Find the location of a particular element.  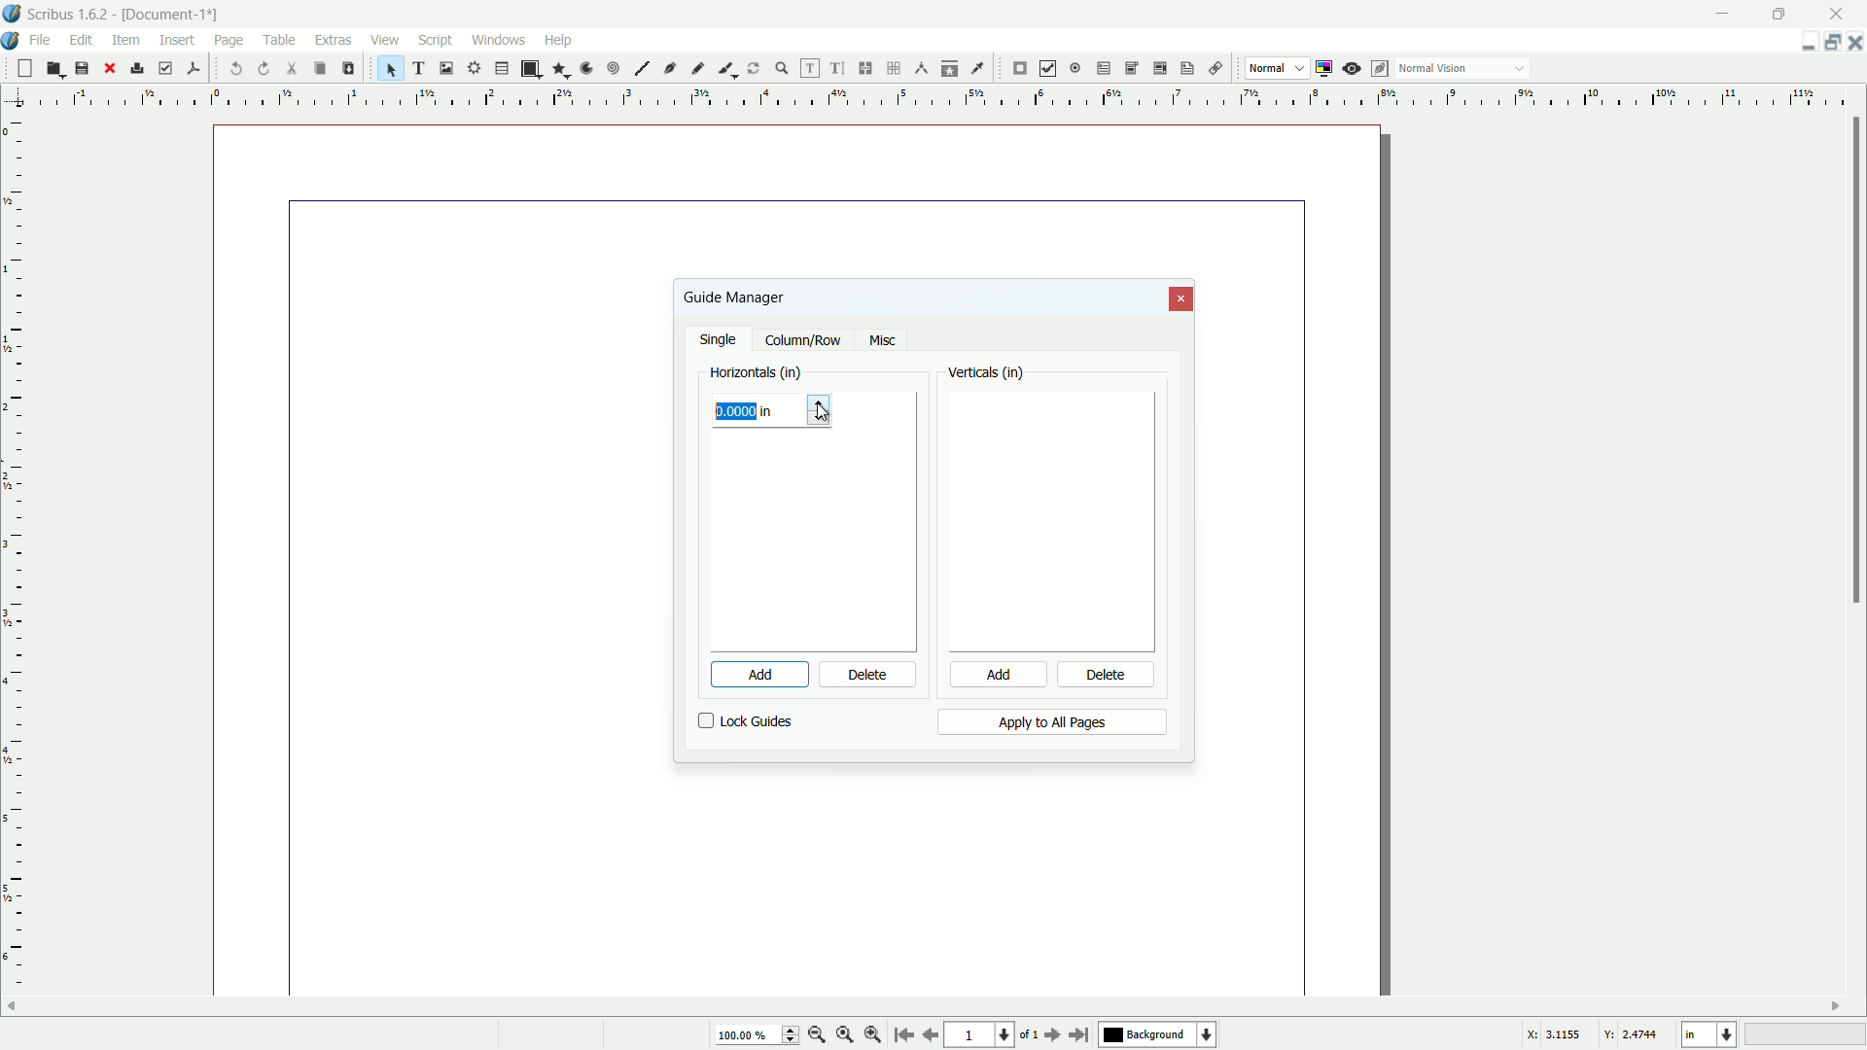

close is located at coordinates (109, 68).